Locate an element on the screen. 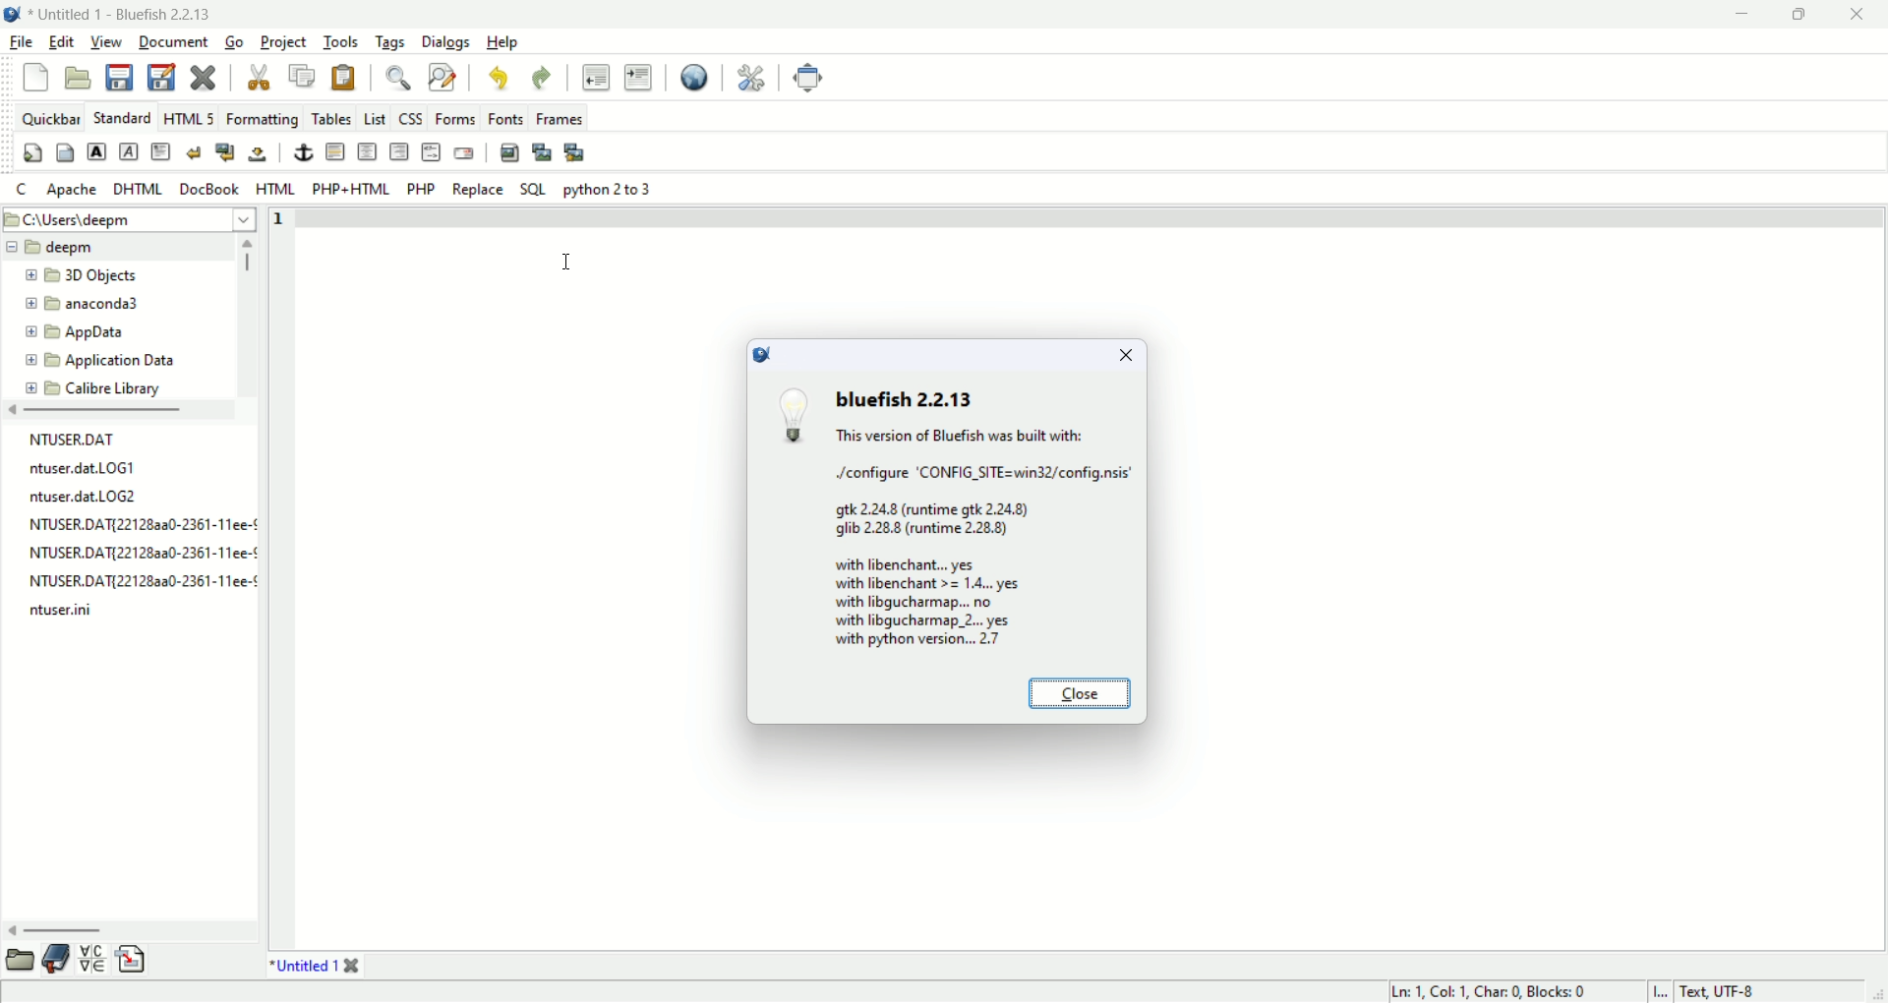 The image size is (1888, 1003). dialogs is located at coordinates (445, 40).